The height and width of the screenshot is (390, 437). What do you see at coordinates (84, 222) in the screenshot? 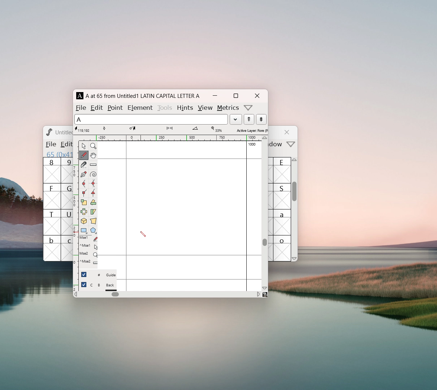
I see `rotate the selection to 3D and project back to plane` at bounding box center [84, 222].